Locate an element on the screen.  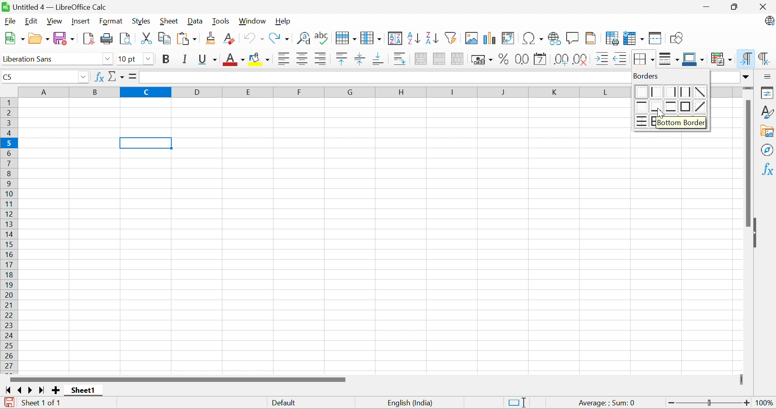
Formula is located at coordinates (132, 76).